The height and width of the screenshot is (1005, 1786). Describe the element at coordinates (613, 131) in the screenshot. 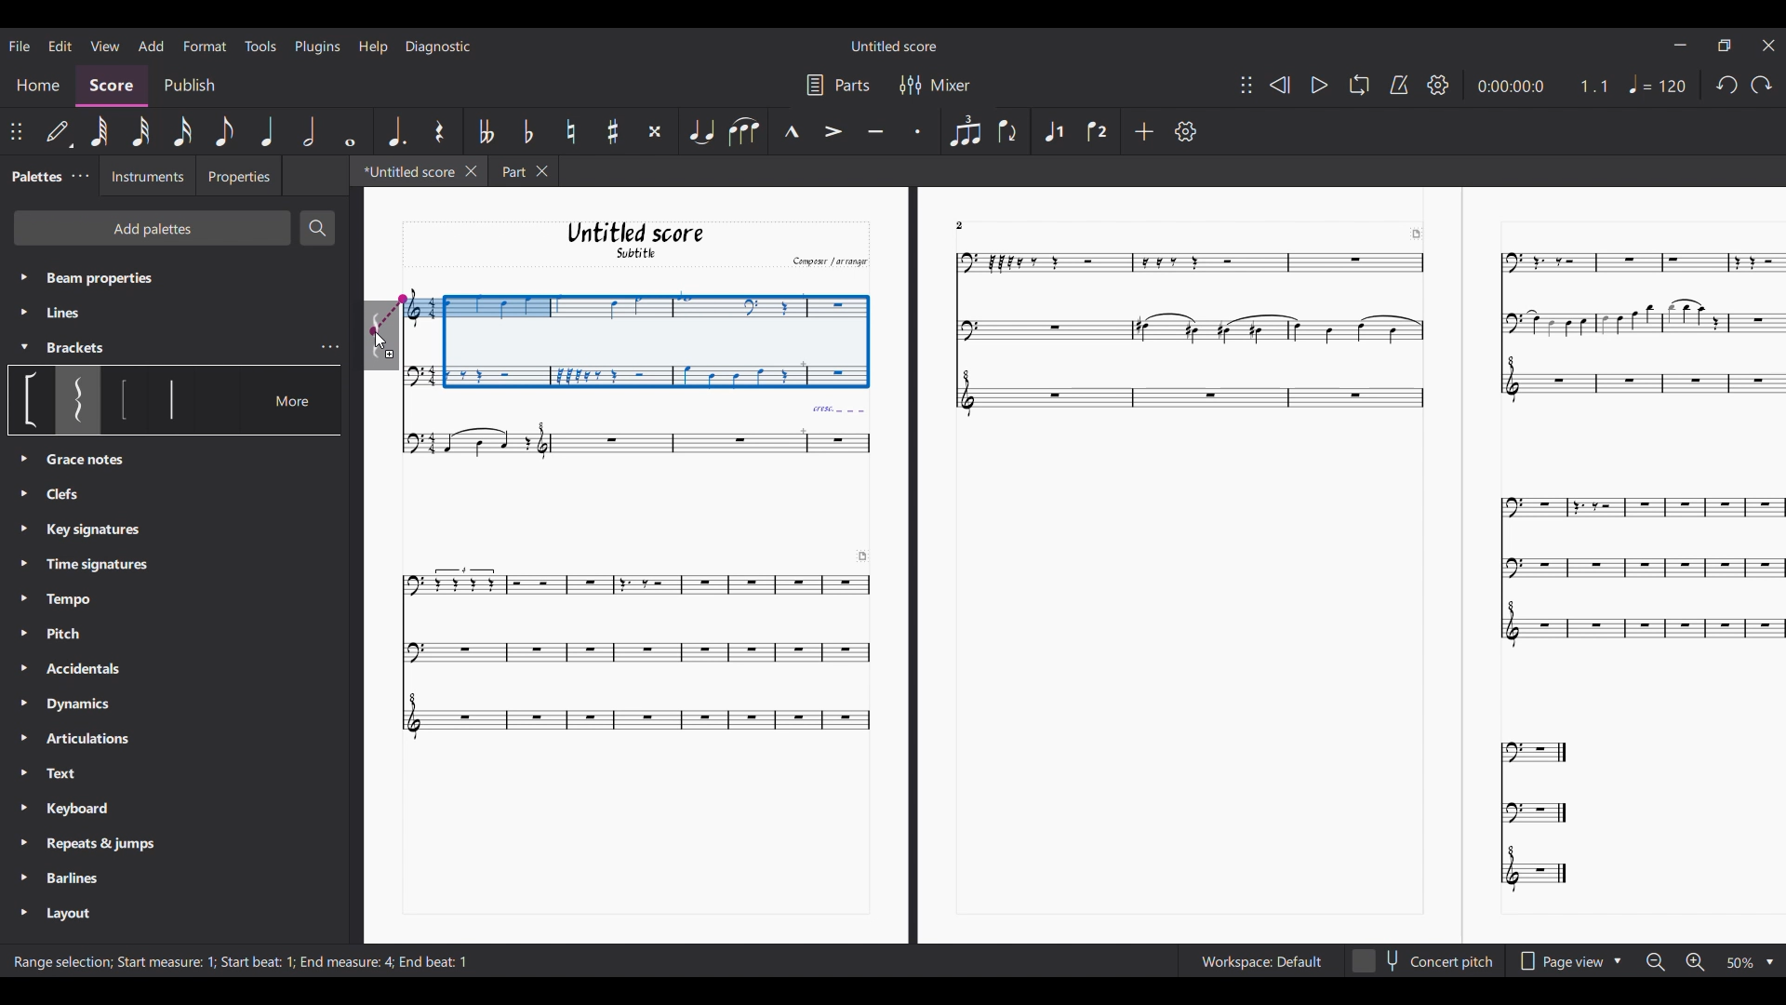

I see `Toggle sharp` at that location.